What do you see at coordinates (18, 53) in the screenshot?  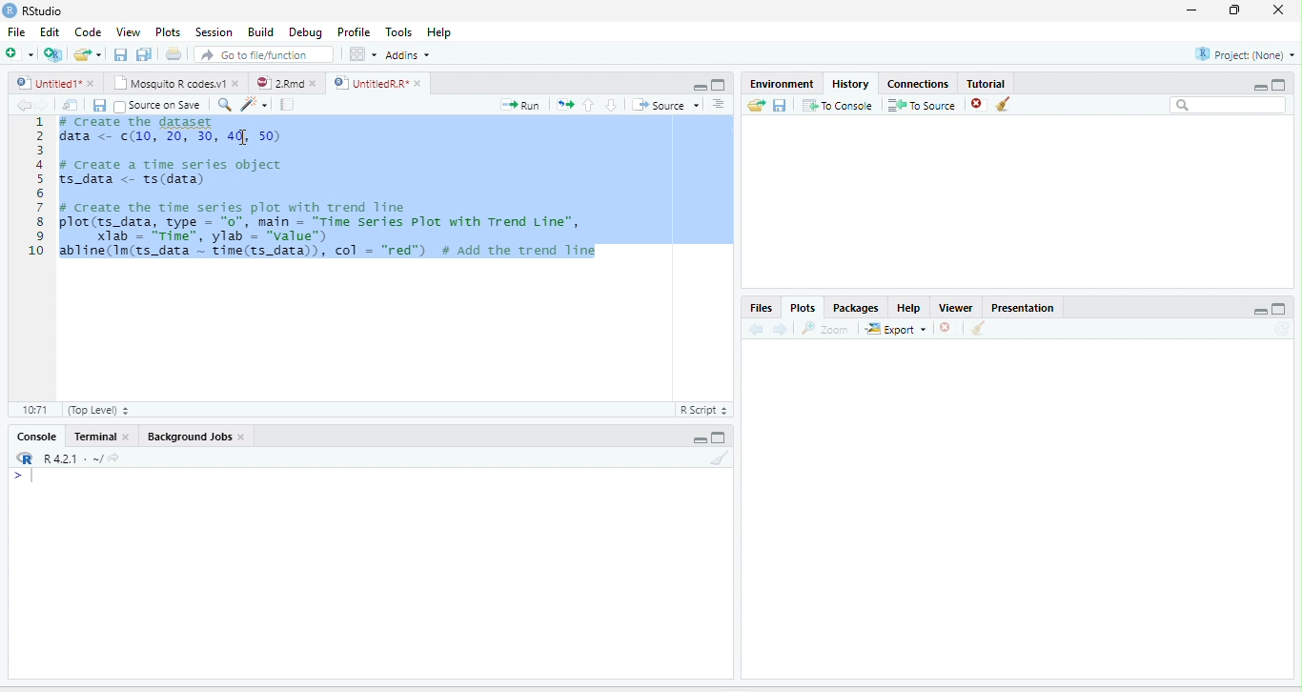 I see `New file` at bounding box center [18, 53].